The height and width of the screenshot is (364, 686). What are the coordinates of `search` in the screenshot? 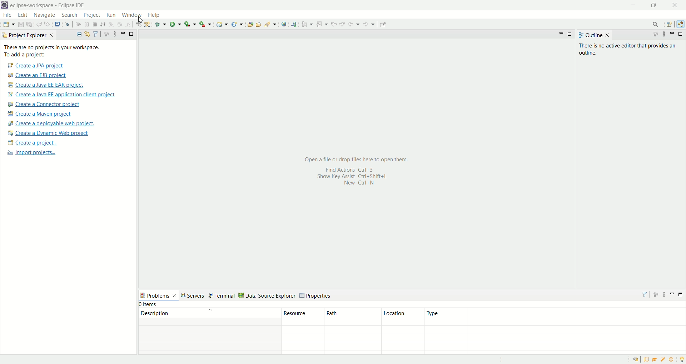 It's located at (656, 24).